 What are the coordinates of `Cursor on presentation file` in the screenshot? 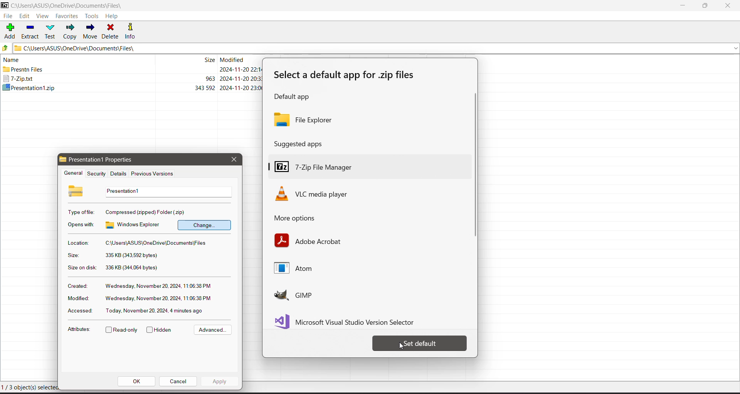 It's located at (133, 87).